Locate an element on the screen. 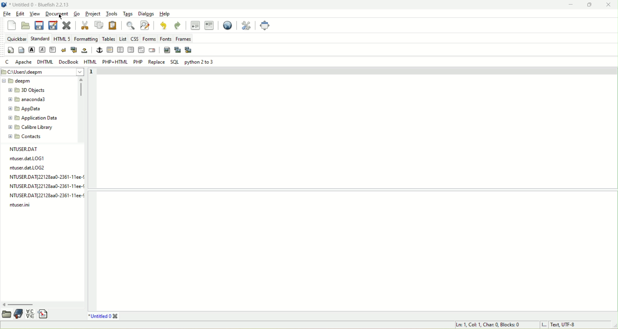  multi plugin is located at coordinates (188, 50).